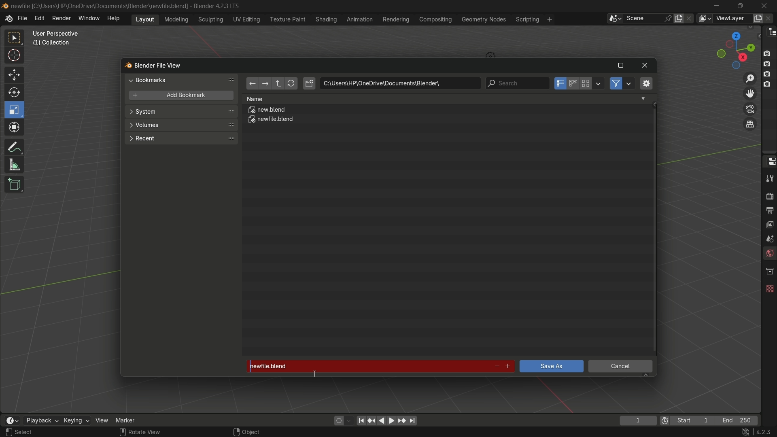  Describe the element at coordinates (349, 420) in the screenshot. I see `auto keyframe` at that location.